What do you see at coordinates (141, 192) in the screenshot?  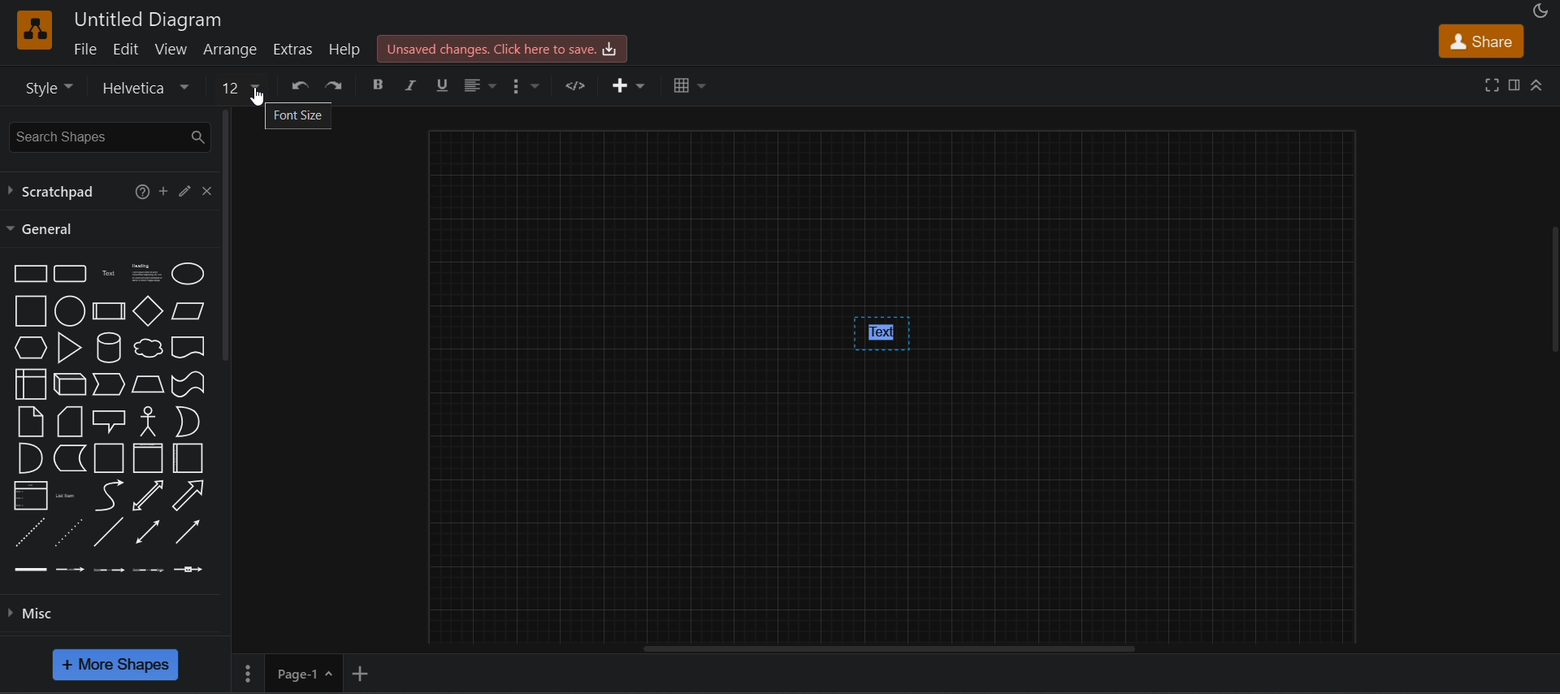 I see `help` at bounding box center [141, 192].